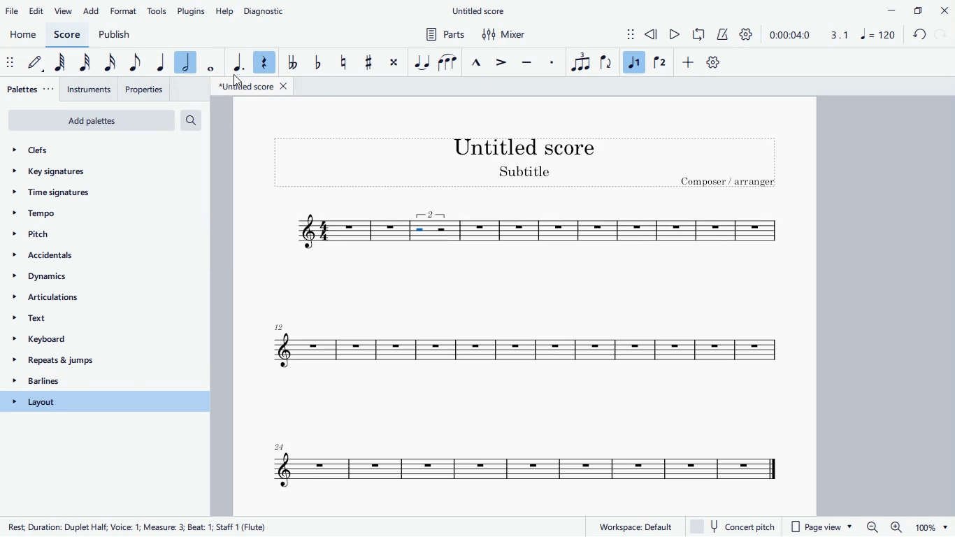  Describe the element at coordinates (626, 231) in the screenshot. I see `score` at that location.